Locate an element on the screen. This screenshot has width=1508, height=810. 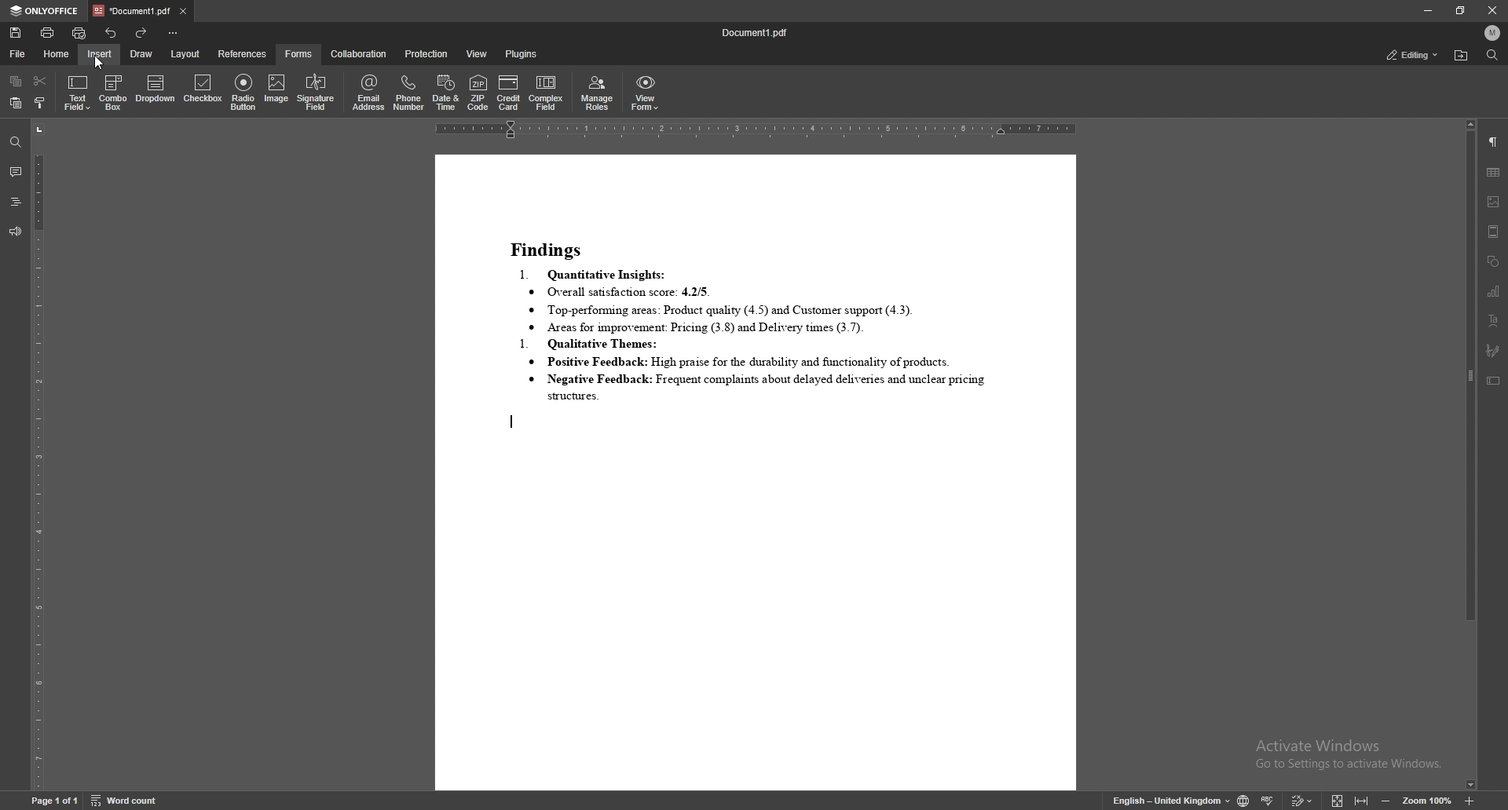
page is located at coordinates (54, 799).